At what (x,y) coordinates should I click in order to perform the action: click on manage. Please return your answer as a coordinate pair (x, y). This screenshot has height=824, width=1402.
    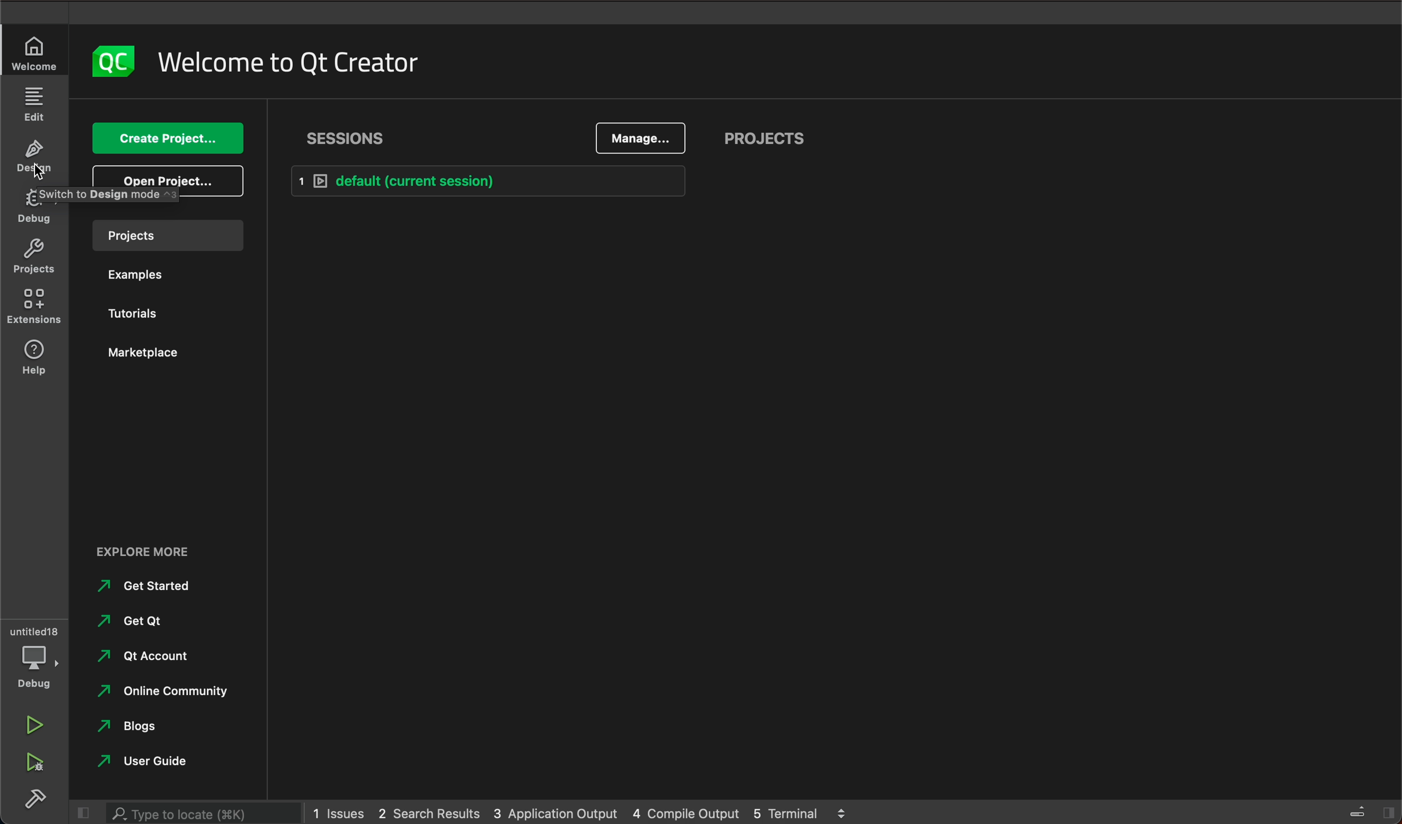
    Looking at the image, I should click on (639, 140).